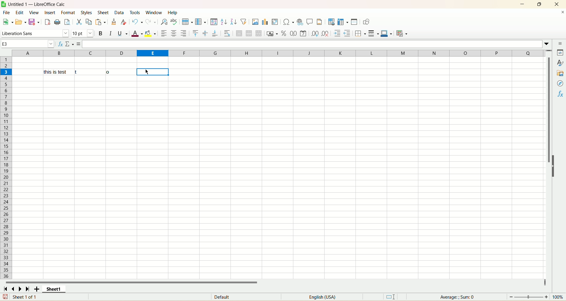 The width and height of the screenshot is (566, 301). What do you see at coordinates (347, 34) in the screenshot?
I see `decrease indent` at bounding box center [347, 34].